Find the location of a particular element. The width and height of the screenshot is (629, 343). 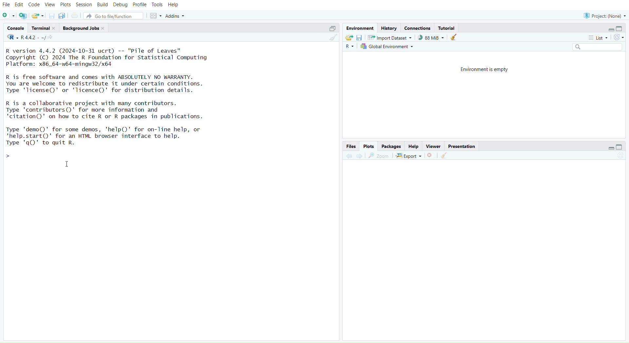

clear all objects is located at coordinates (453, 38).